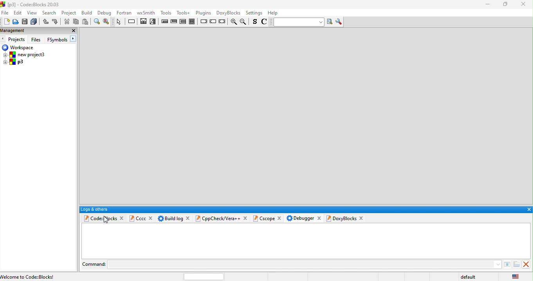  Describe the element at coordinates (255, 22) in the screenshot. I see `toggle source` at that location.